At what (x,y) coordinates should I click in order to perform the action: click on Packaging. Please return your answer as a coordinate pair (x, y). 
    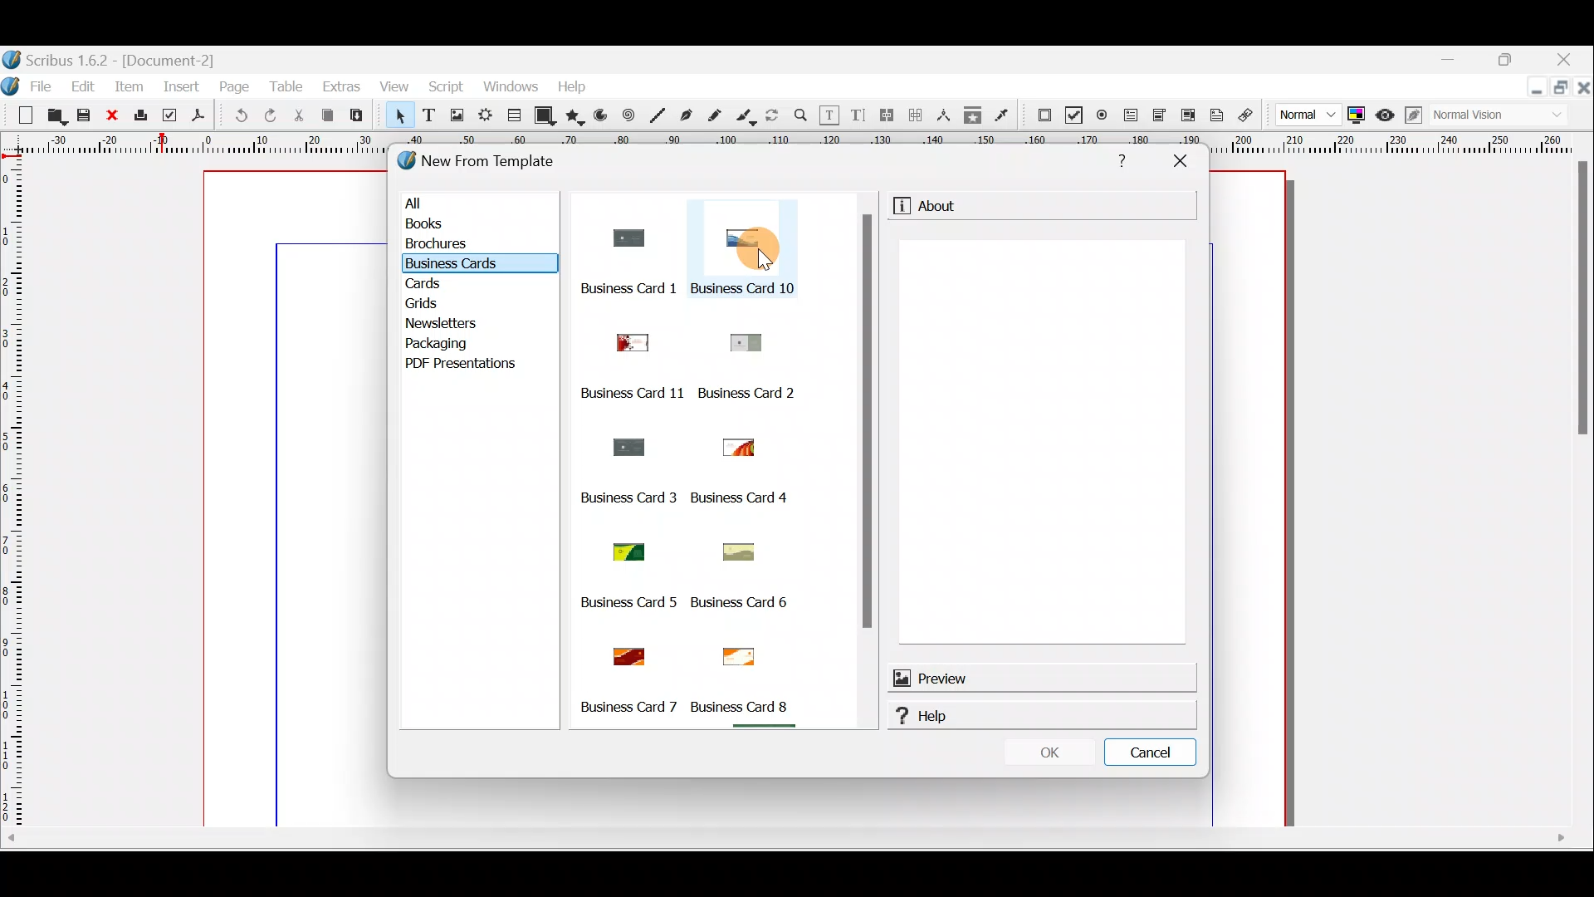
    Looking at the image, I should click on (447, 344).